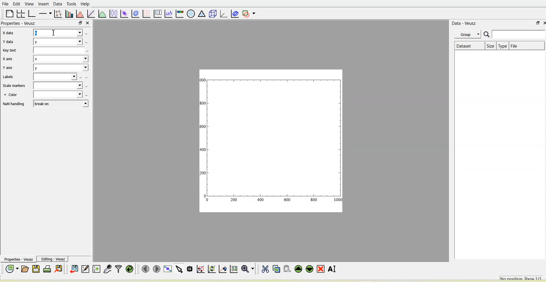 Image resolution: width=546 pixels, height=282 pixels. What do you see at coordinates (102, 14) in the screenshot?
I see `Plot a function` at bounding box center [102, 14].